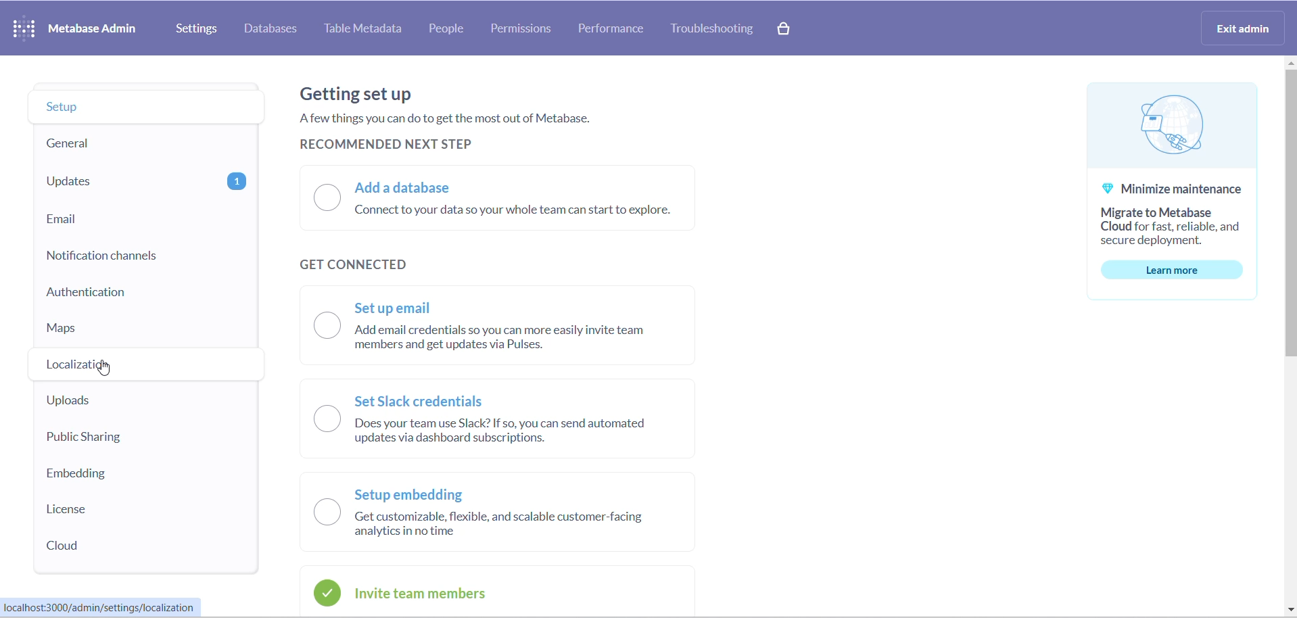  Describe the element at coordinates (74, 27) in the screenshot. I see `LOGO AND APPLICATION NAME` at that location.